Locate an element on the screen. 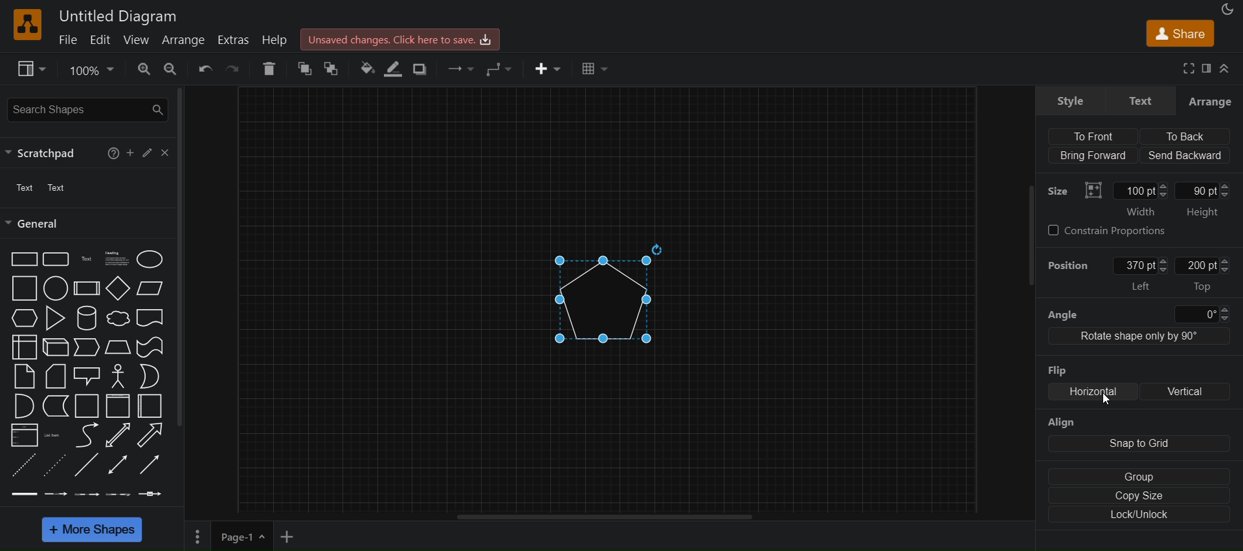 Image resolution: width=1243 pixels, height=551 pixels. Left position is located at coordinates (1141, 286).